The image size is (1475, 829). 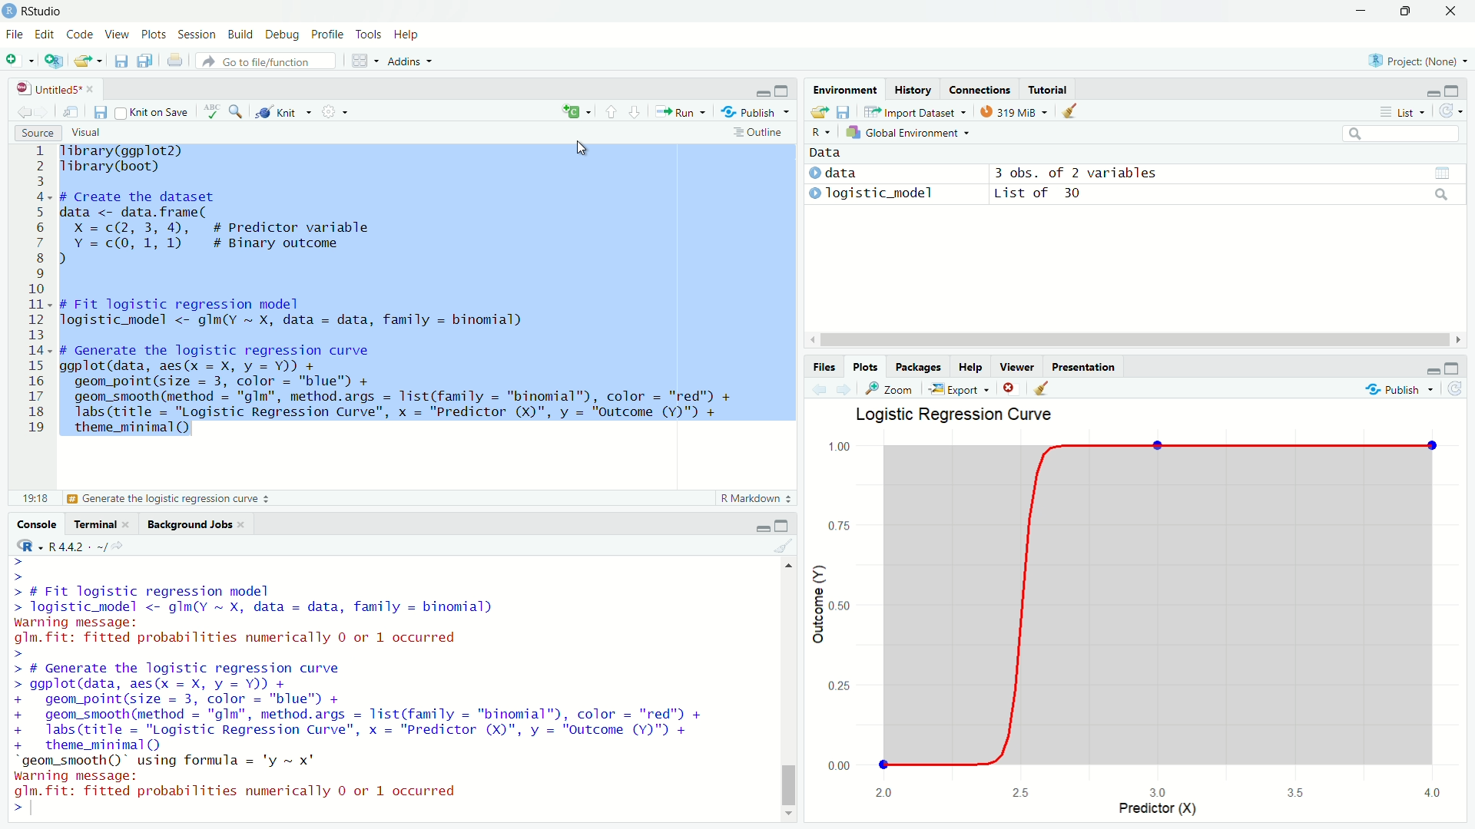 I want to click on data, so click(x=841, y=173).